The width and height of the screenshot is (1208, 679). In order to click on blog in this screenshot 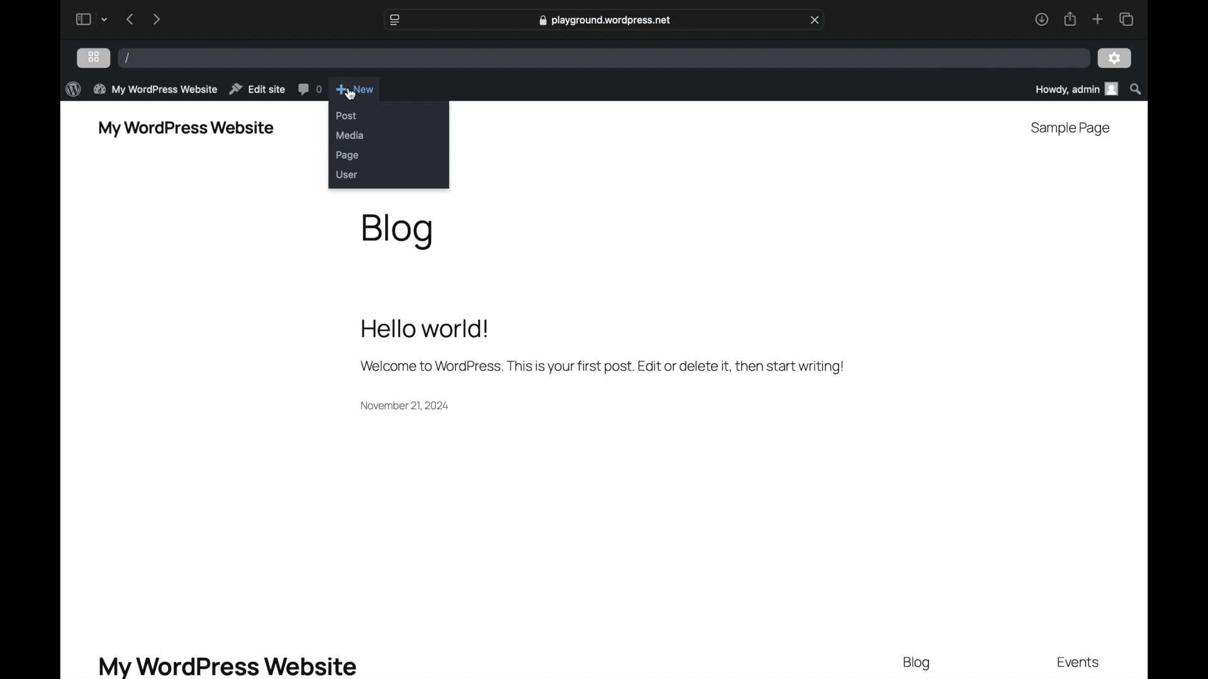, I will do `click(397, 231)`.